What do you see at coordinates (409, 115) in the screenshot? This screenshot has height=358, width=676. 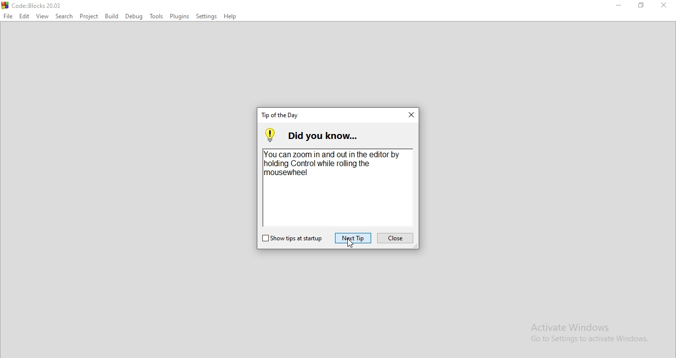 I see `close` at bounding box center [409, 115].